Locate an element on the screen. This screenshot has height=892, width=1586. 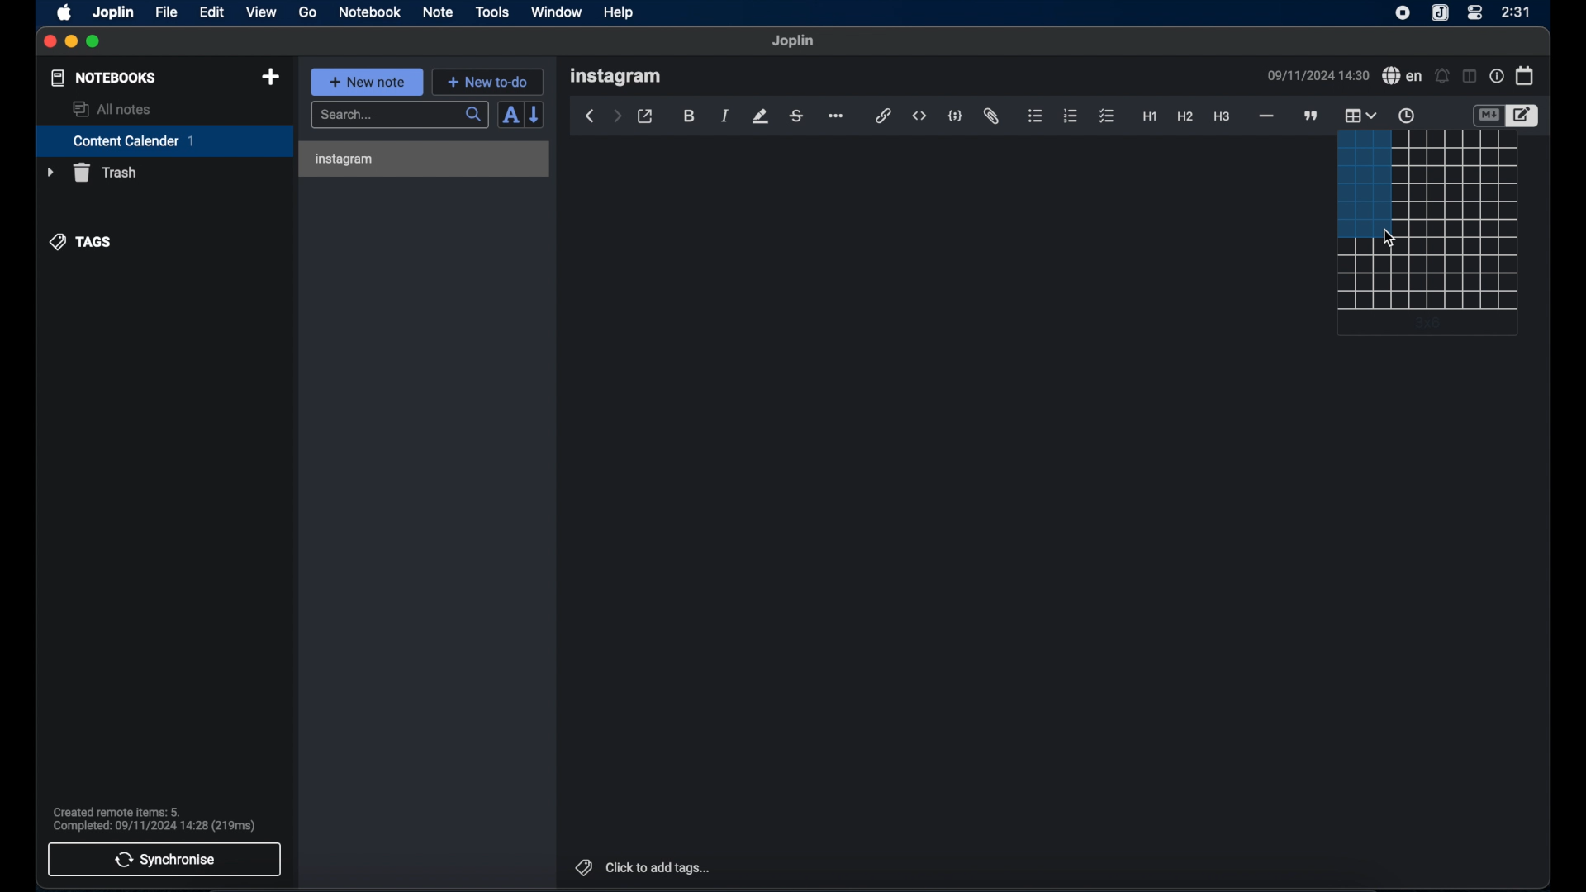
more options is located at coordinates (834, 116).